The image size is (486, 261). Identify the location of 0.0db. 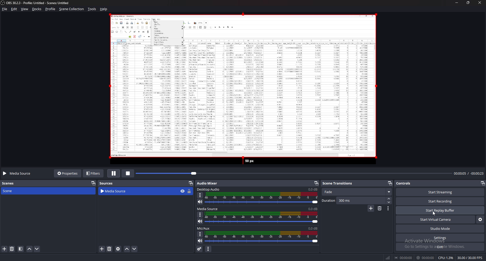
(313, 209).